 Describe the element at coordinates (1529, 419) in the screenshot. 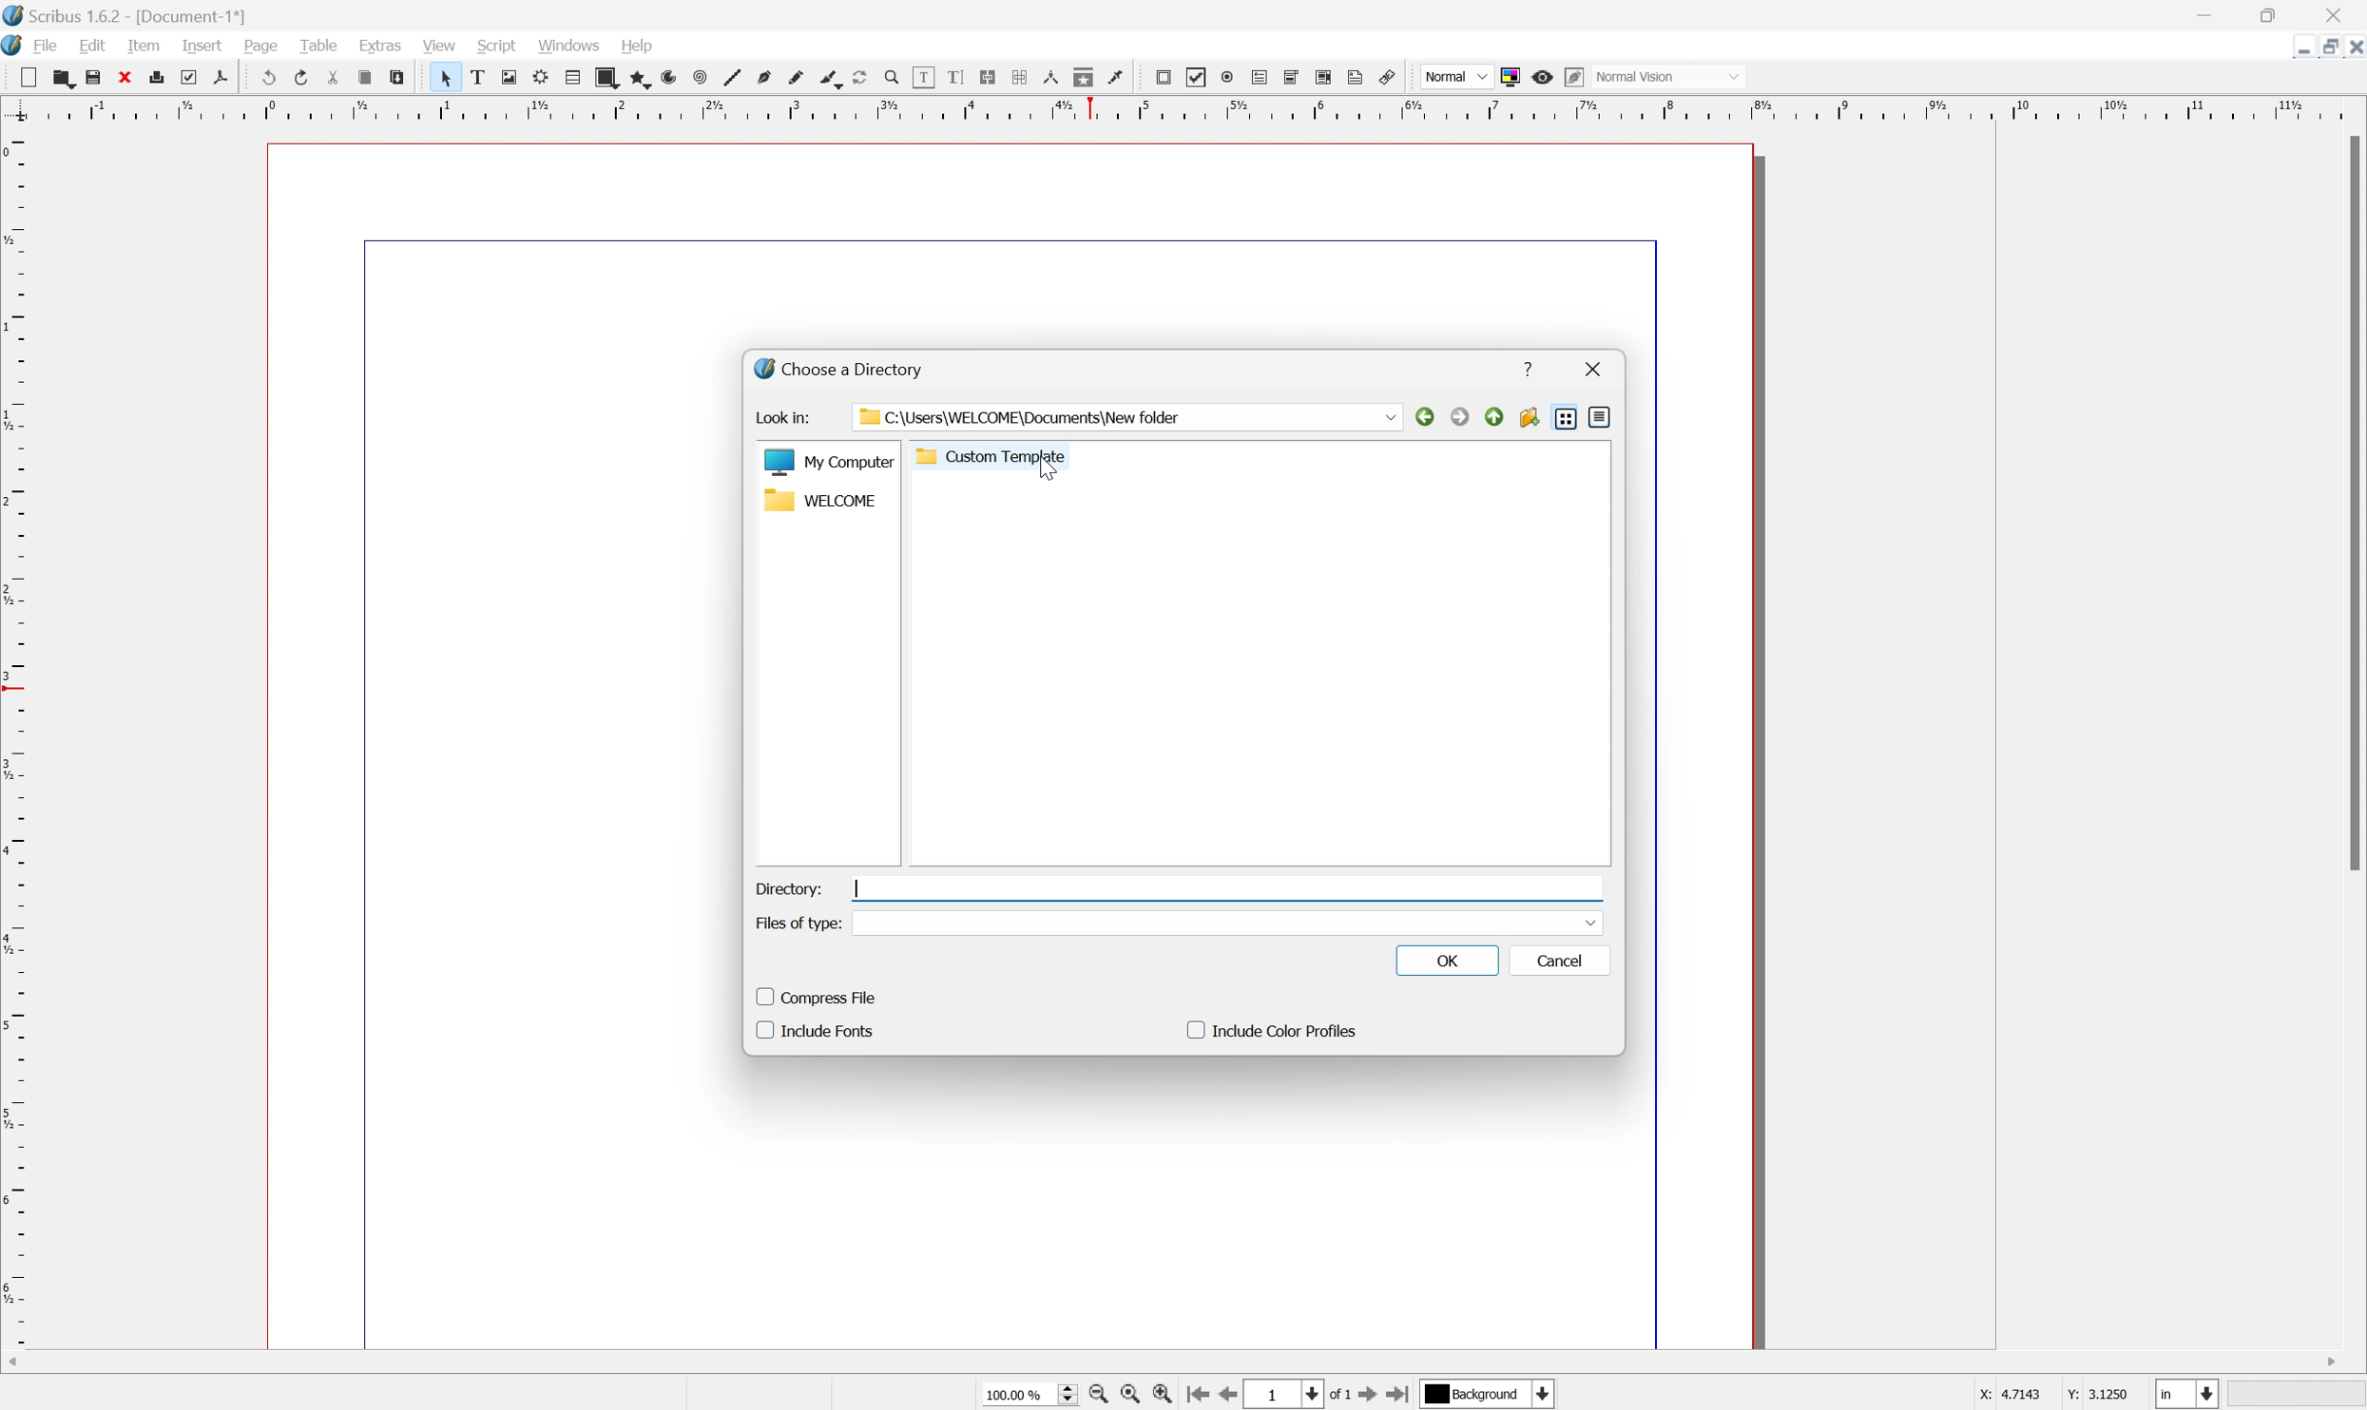

I see `create new folder` at that location.